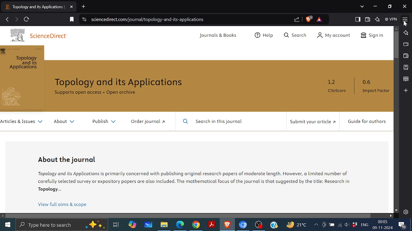 This screenshot has height=231, width=412. I want to click on Order journal, so click(150, 121).